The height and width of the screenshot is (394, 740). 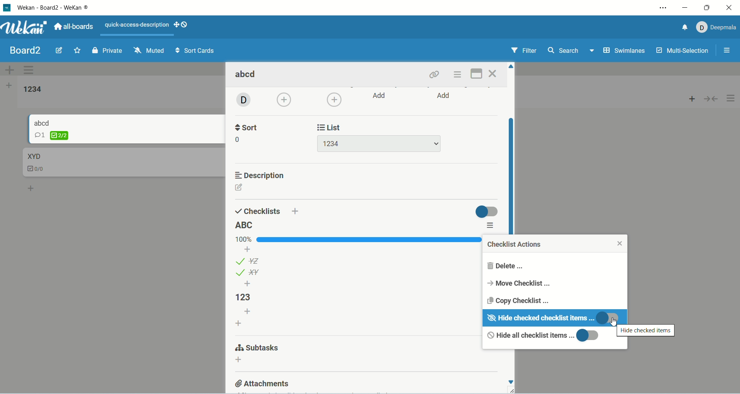 I want to click on add list, so click(x=10, y=86).